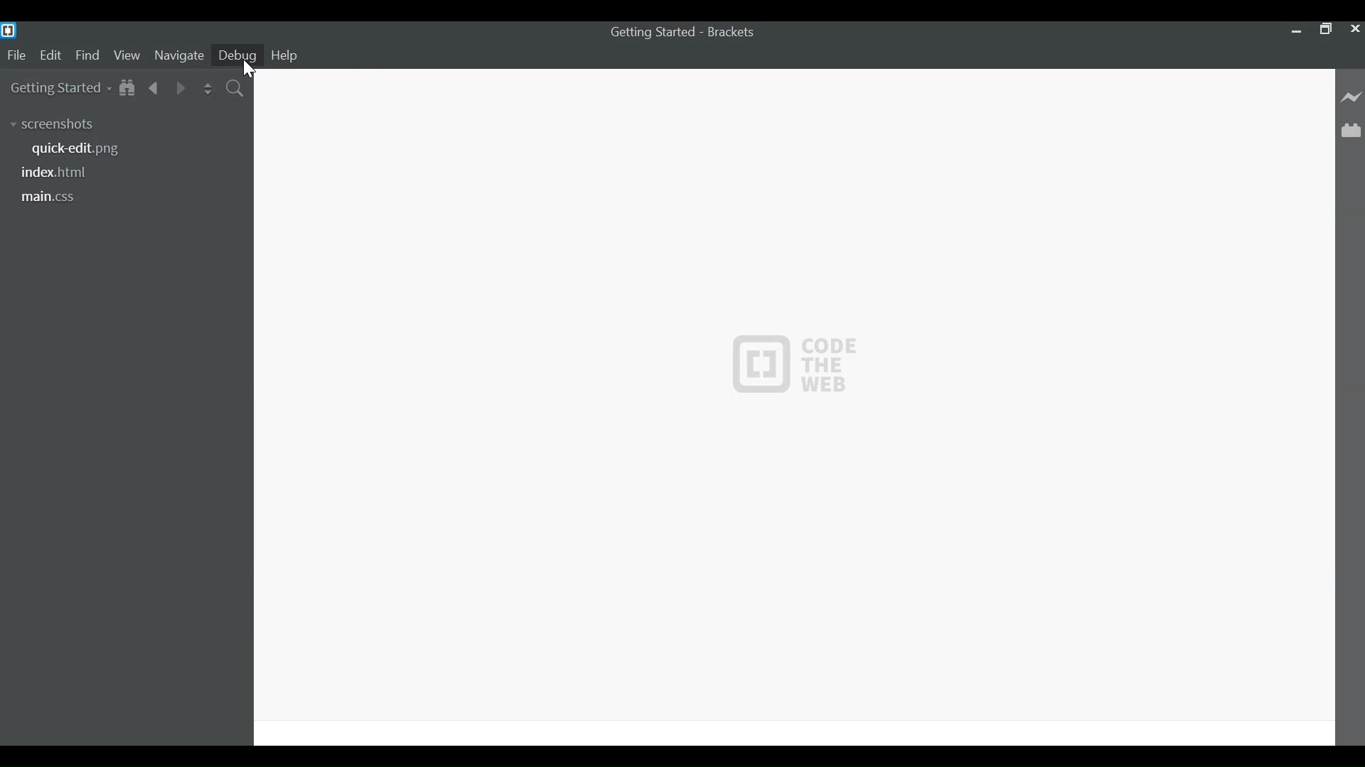 This screenshot has height=767, width=1365. What do you see at coordinates (53, 196) in the screenshot?
I see `main.css` at bounding box center [53, 196].